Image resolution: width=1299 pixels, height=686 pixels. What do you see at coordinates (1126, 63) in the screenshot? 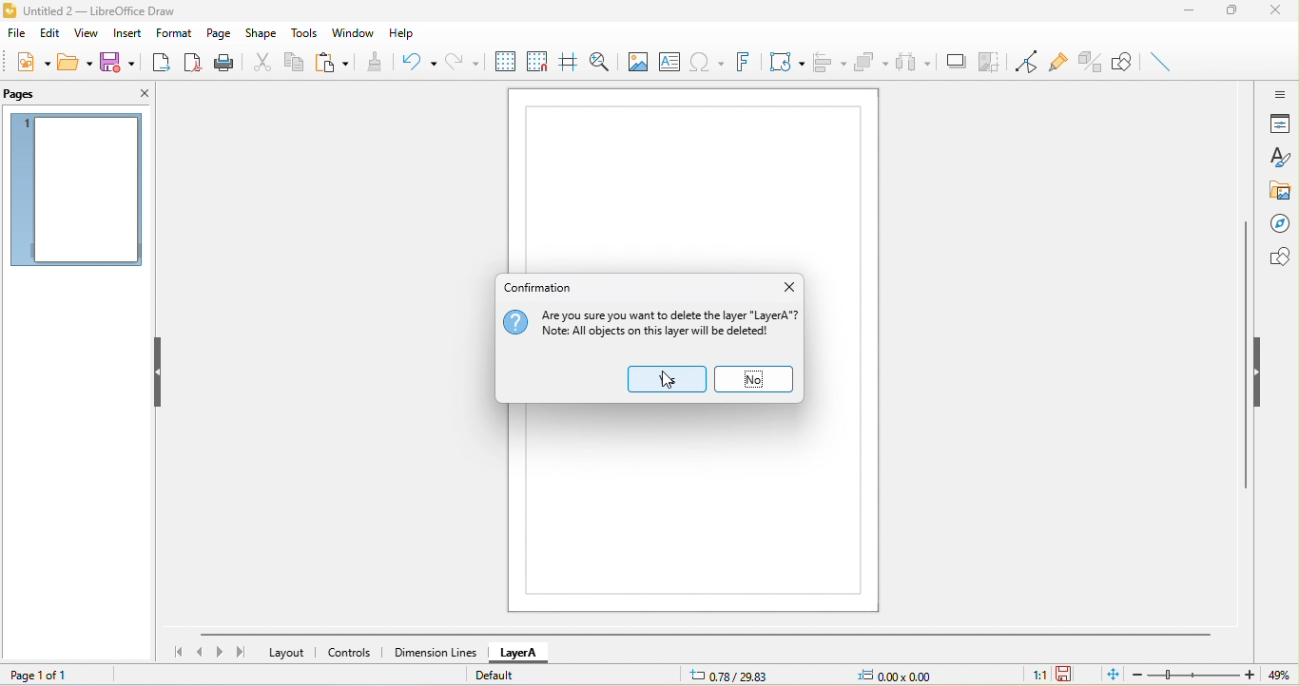
I see `show draw function` at bounding box center [1126, 63].